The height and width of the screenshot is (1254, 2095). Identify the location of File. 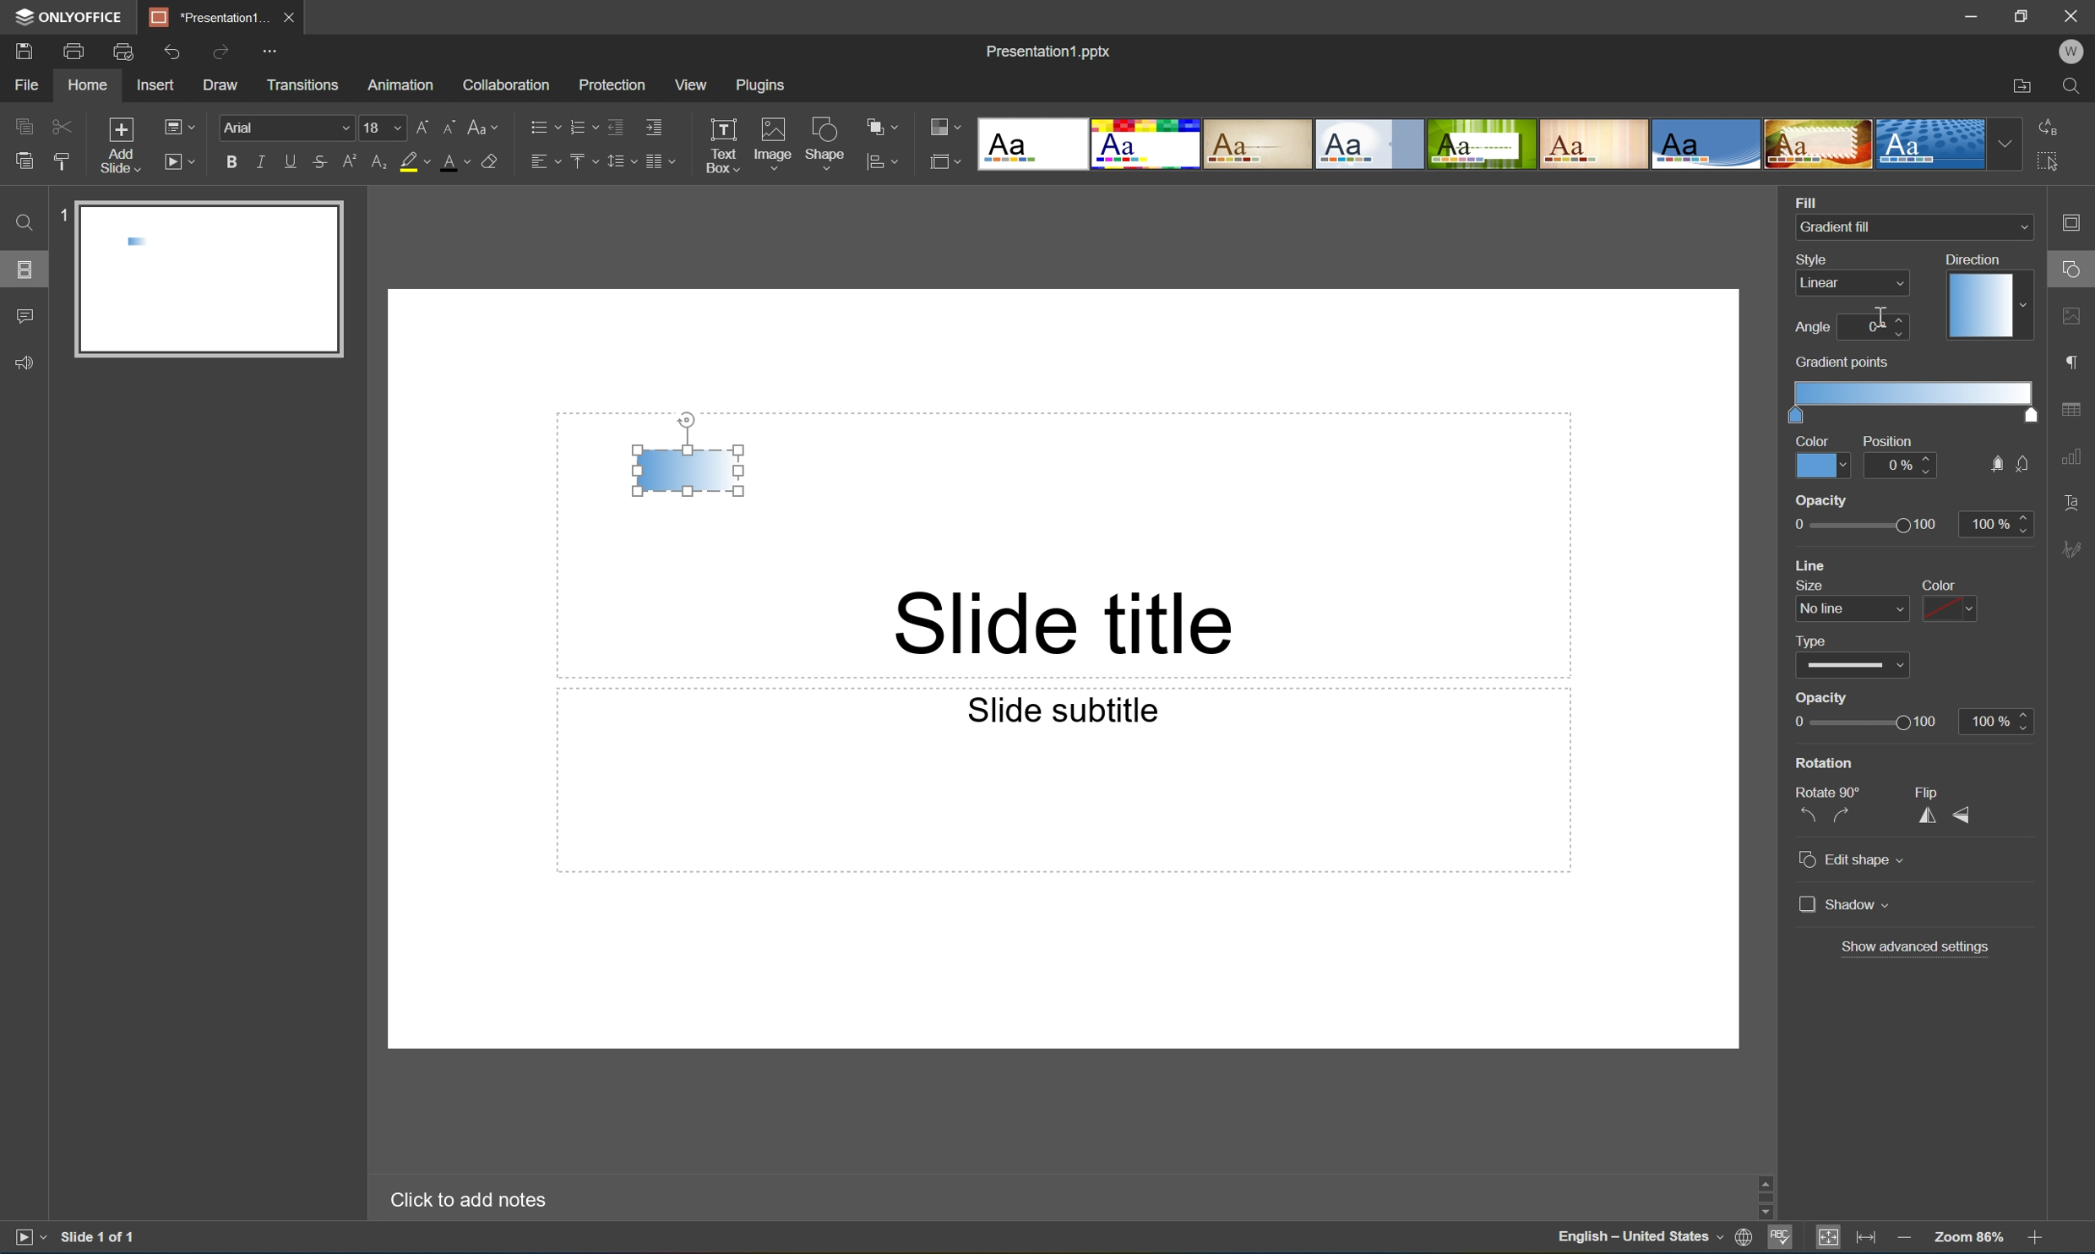
(26, 85).